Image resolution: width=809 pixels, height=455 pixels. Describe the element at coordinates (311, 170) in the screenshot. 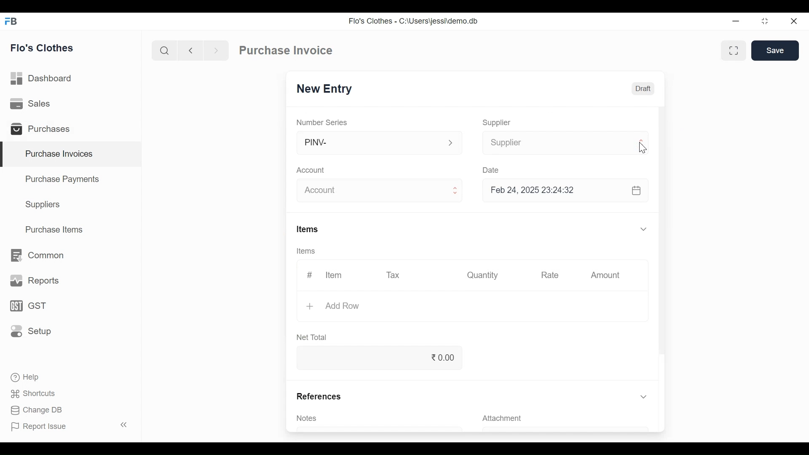

I see `Account` at that location.